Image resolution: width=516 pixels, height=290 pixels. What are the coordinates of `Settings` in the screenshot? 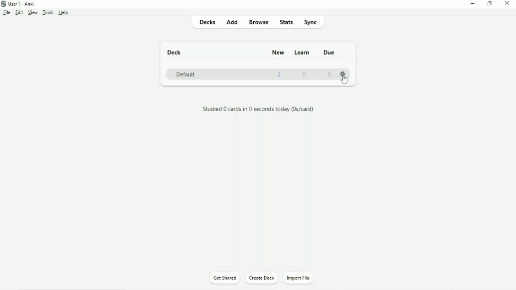 It's located at (344, 74).